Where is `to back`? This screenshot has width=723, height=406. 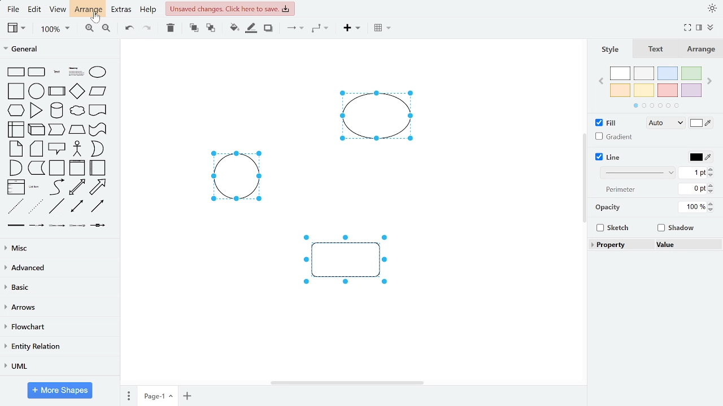 to back is located at coordinates (209, 28).